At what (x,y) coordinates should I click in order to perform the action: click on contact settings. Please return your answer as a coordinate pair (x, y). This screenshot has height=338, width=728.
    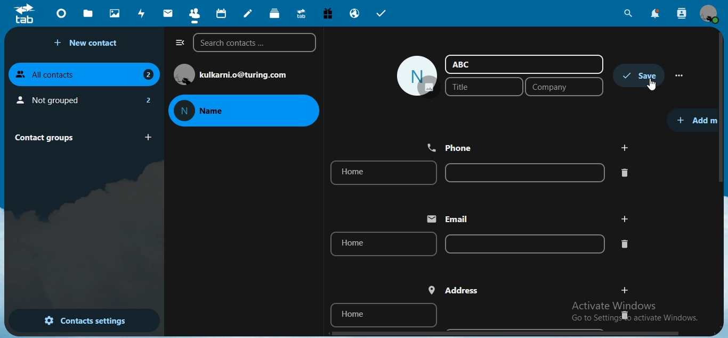
    Looking at the image, I should click on (77, 319).